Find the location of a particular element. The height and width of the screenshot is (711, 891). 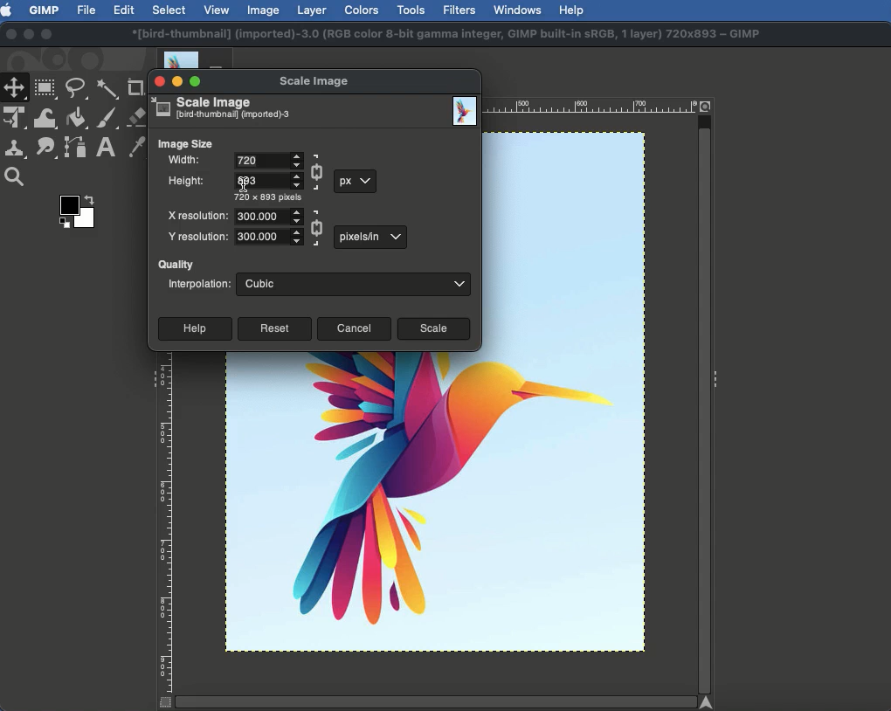

Numeral is located at coordinates (270, 217).